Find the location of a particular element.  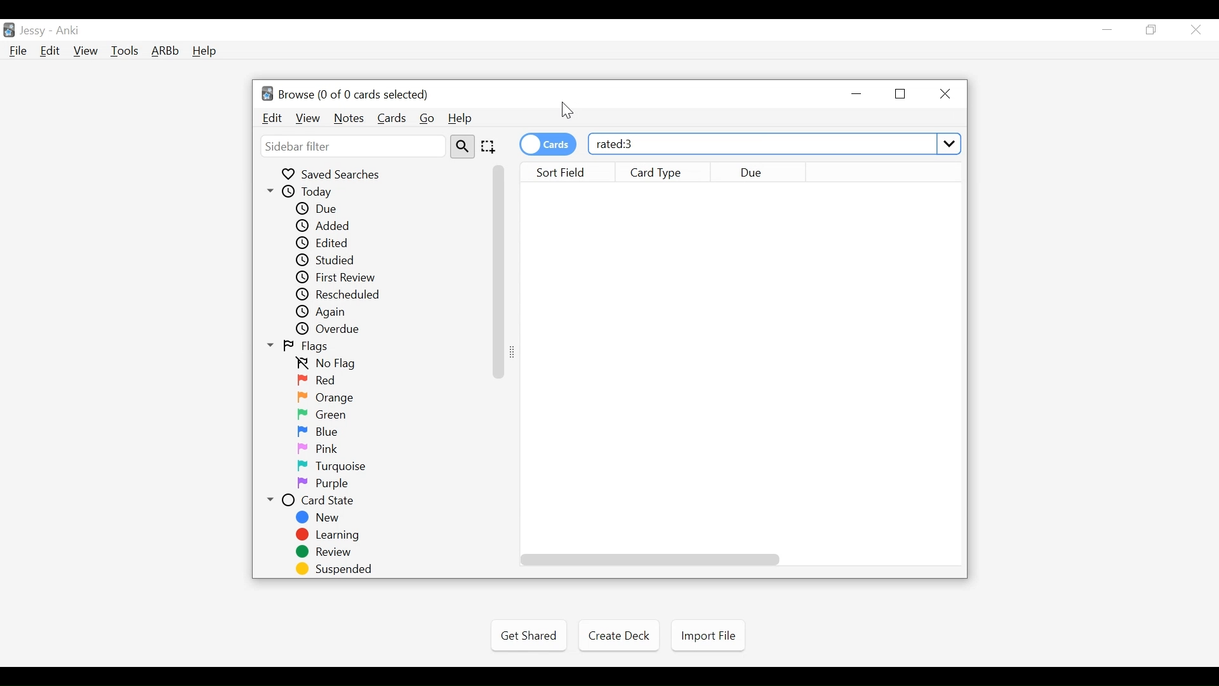

Sidebar Filter is located at coordinates (354, 147).